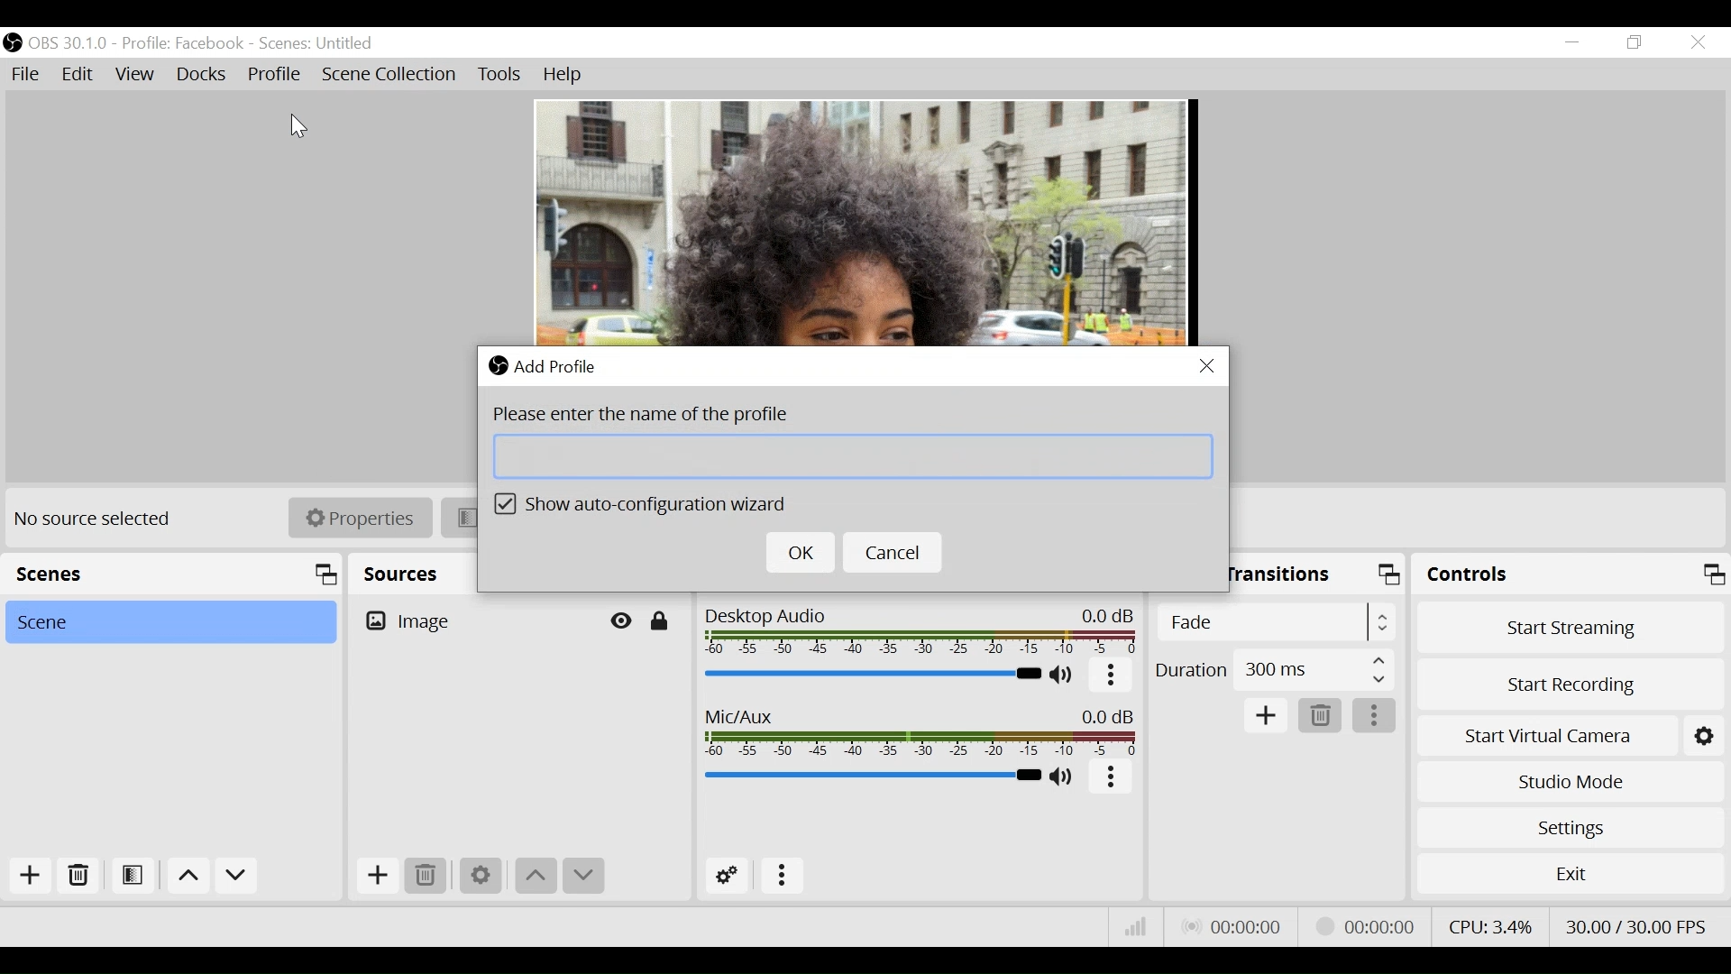 The width and height of the screenshot is (1731, 974). I want to click on Delete, so click(426, 876).